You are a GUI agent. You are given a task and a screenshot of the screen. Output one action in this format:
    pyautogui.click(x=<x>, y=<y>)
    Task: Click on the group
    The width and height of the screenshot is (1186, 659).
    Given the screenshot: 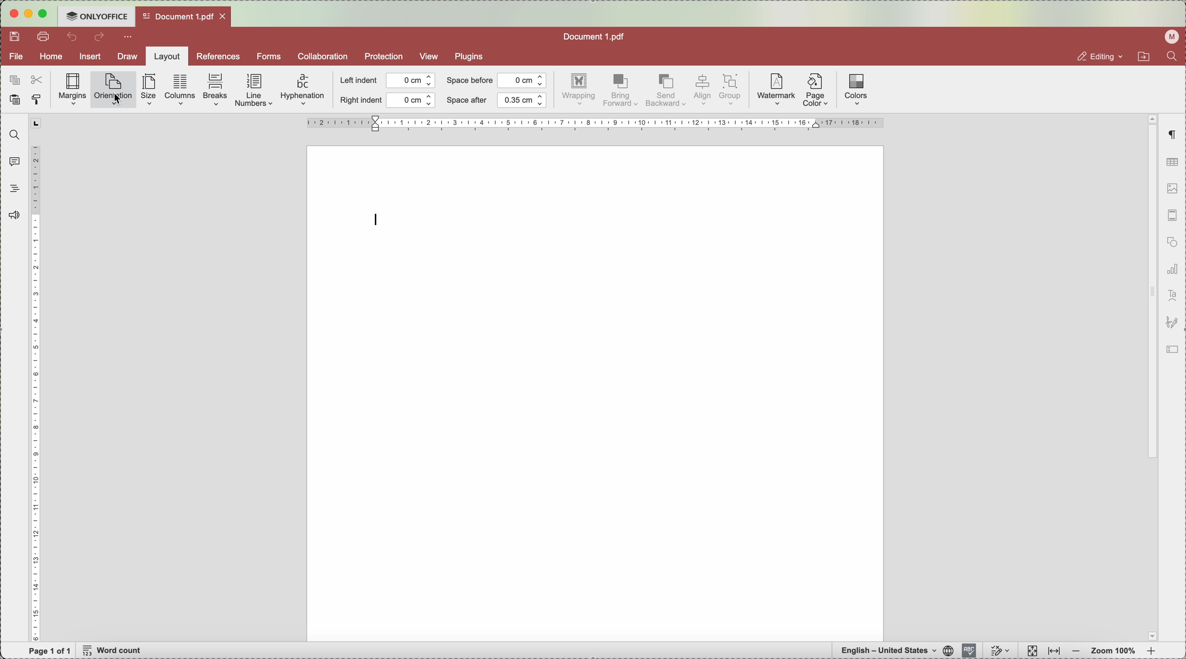 What is the action you would take?
    pyautogui.click(x=732, y=90)
    